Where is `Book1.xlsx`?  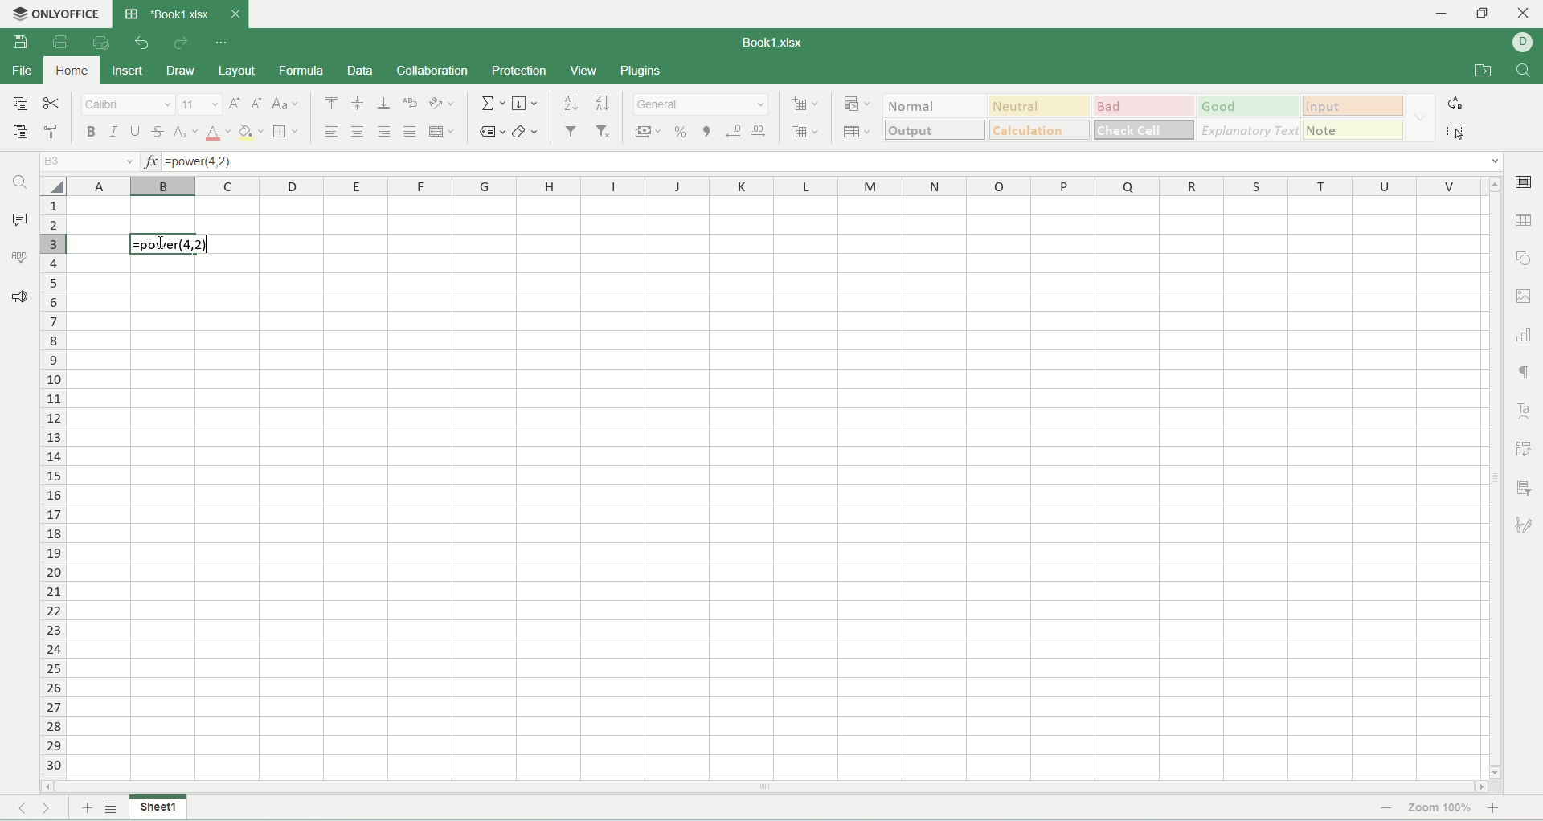 Book1.xlsx is located at coordinates (783, 41).